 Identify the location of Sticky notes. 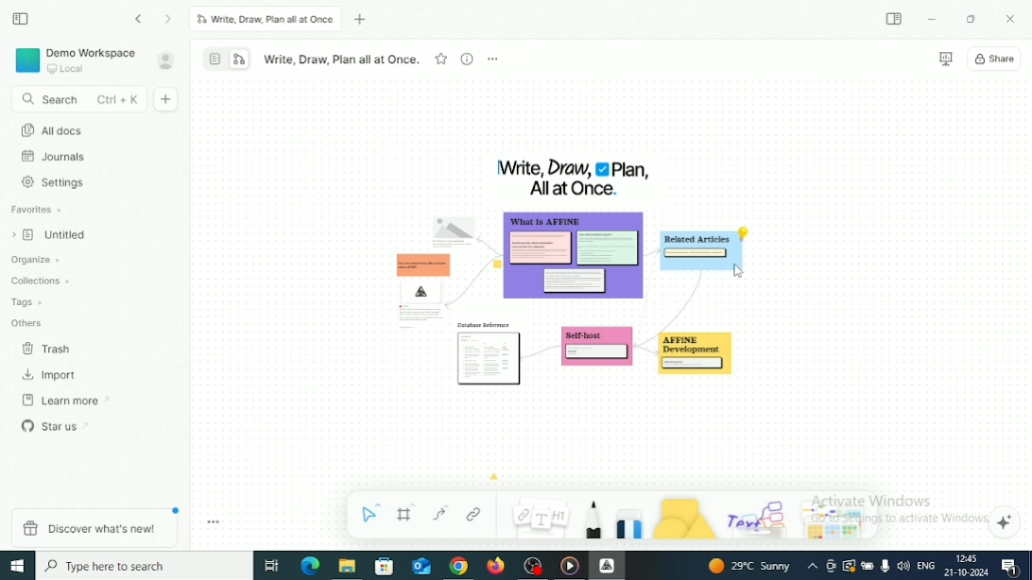
(701, 250).